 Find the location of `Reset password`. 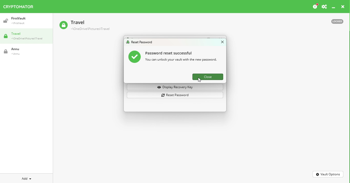

Reset password is located at coordinates (176, 95).